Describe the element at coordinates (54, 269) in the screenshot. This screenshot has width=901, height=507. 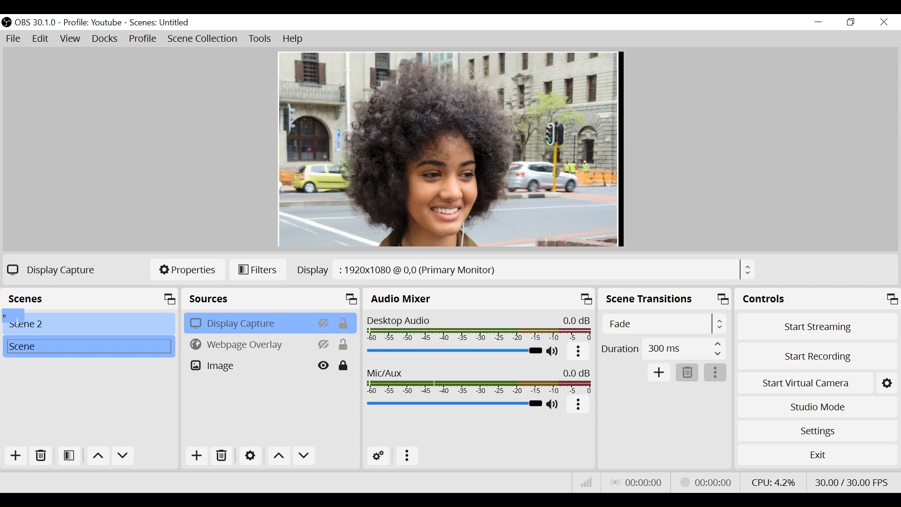
I see `Display Capture` at that location.